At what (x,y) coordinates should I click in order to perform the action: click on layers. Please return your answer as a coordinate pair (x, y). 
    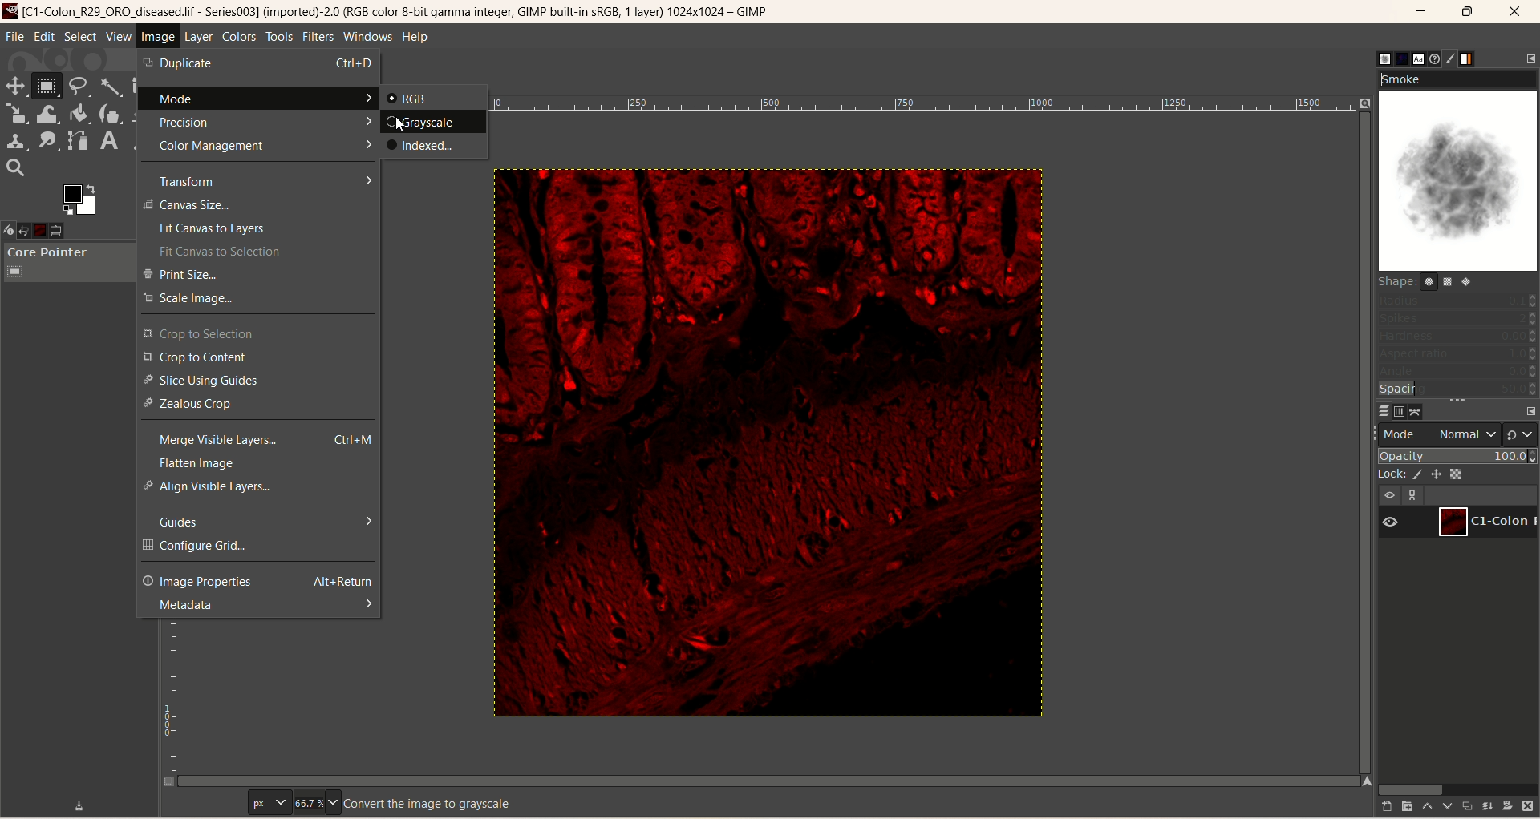
    Looking at the image, I should click on (1384, 412).